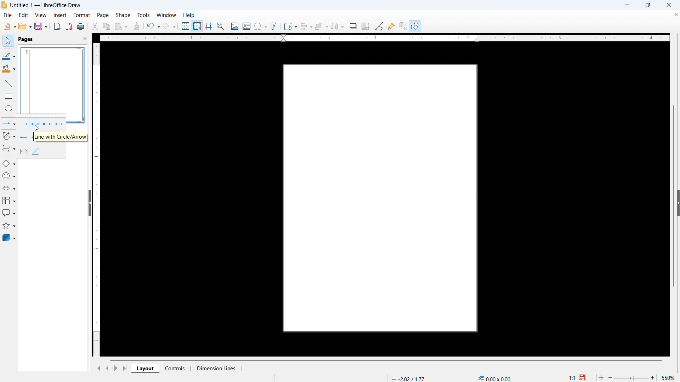  I want to click on save , so click(583, 377).